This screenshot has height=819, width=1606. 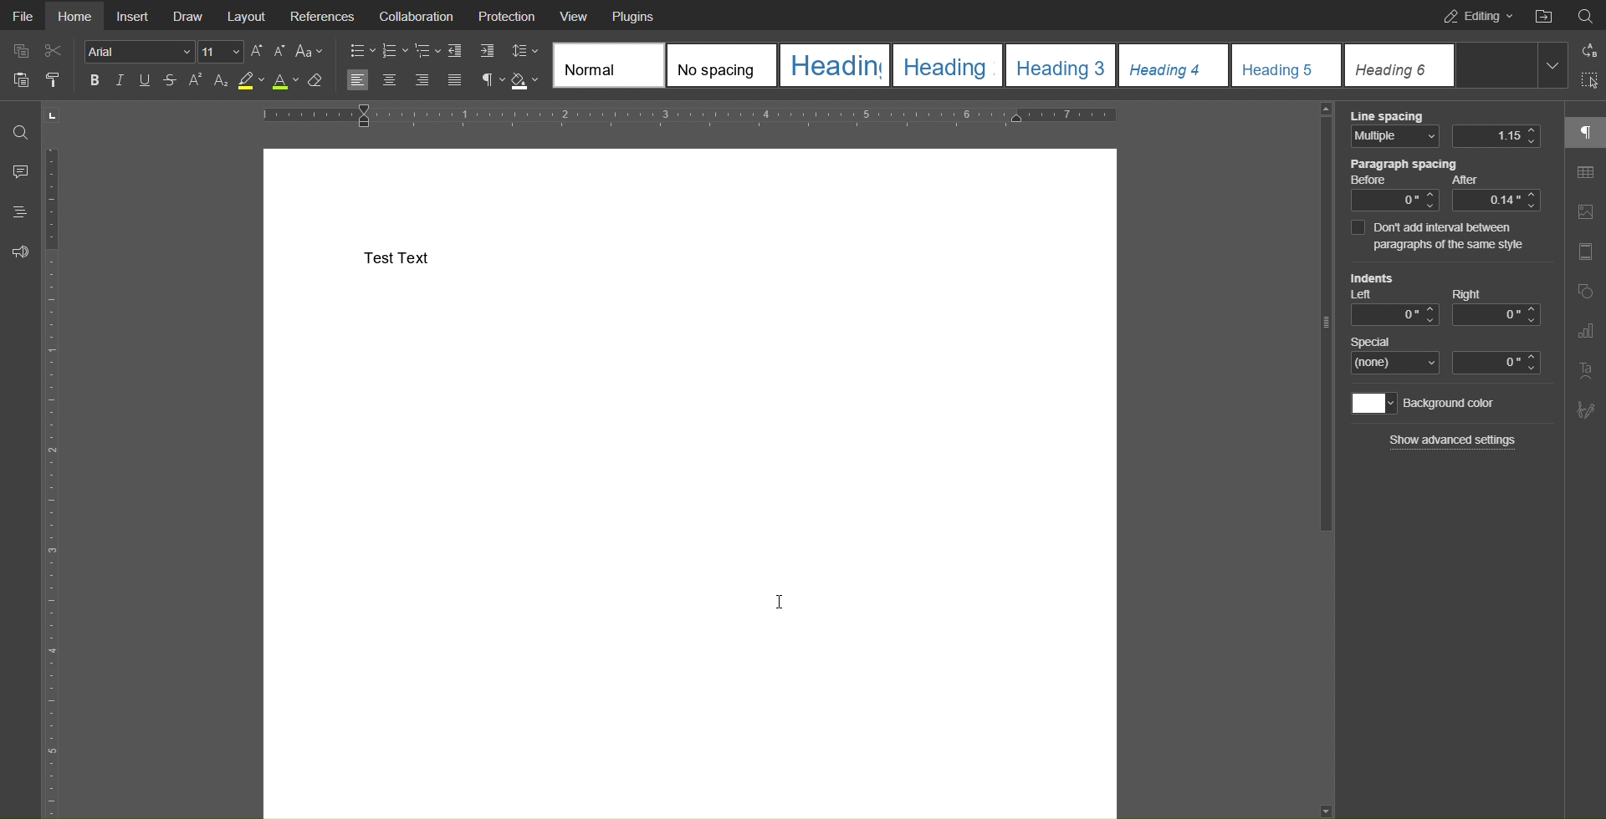 I want to click on Decrease Size, so click(x=279, y=51).